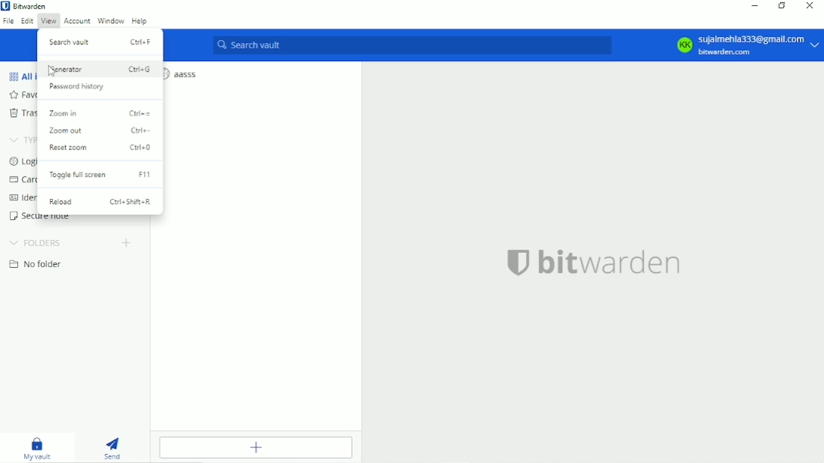  What do you see at coordinates (755, 5) in the screenshot?
I see `Minimize` at bounding box center [755, 5].